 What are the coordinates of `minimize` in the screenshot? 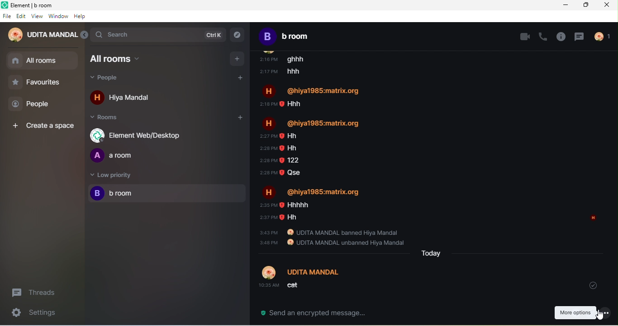 It's located at (563, 7).